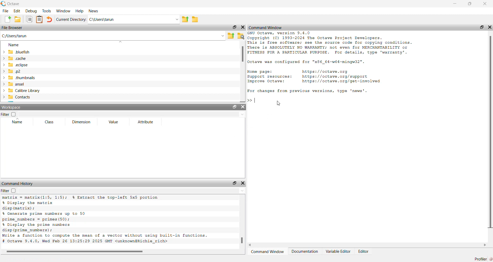 The image size is (493, 262). I want to click on close, so click(243, 107).